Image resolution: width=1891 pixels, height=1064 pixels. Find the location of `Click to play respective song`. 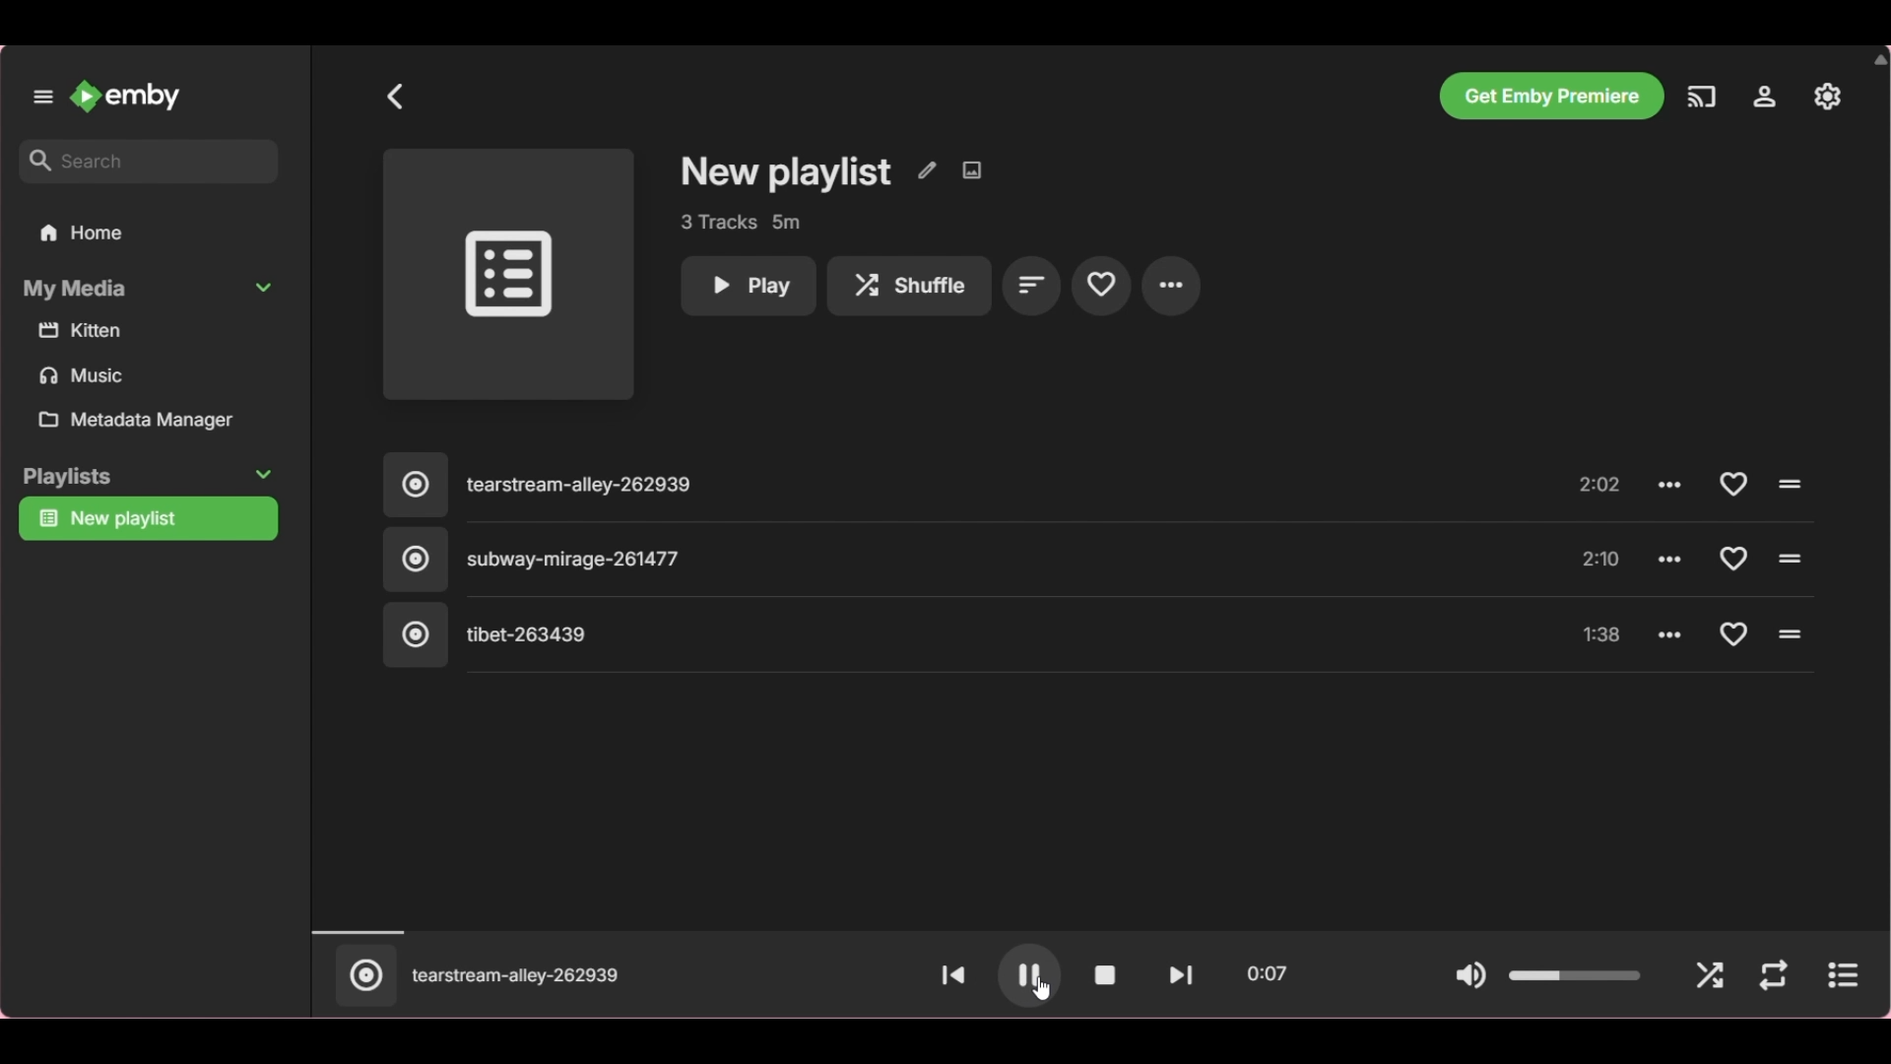

Click to play respective song is located at coordinates (1788, 485).